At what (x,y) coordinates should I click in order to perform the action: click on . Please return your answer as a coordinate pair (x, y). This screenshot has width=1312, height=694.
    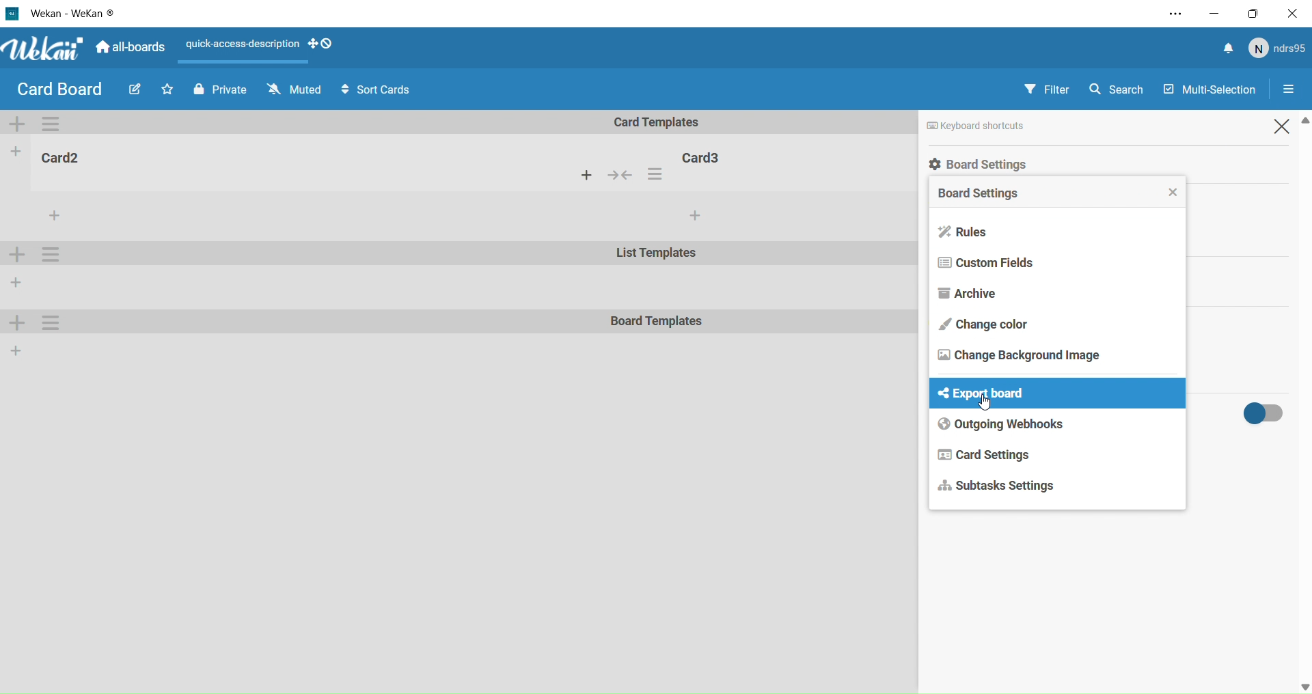
    Looking at the image, I should click on (54, 215).